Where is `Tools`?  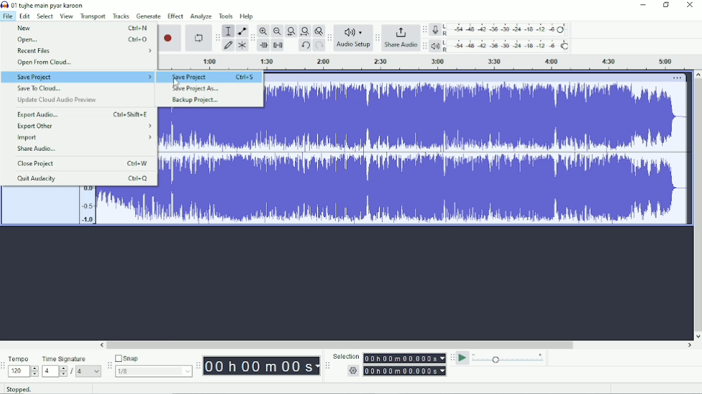 Tools is located at coordinates (226, 16).